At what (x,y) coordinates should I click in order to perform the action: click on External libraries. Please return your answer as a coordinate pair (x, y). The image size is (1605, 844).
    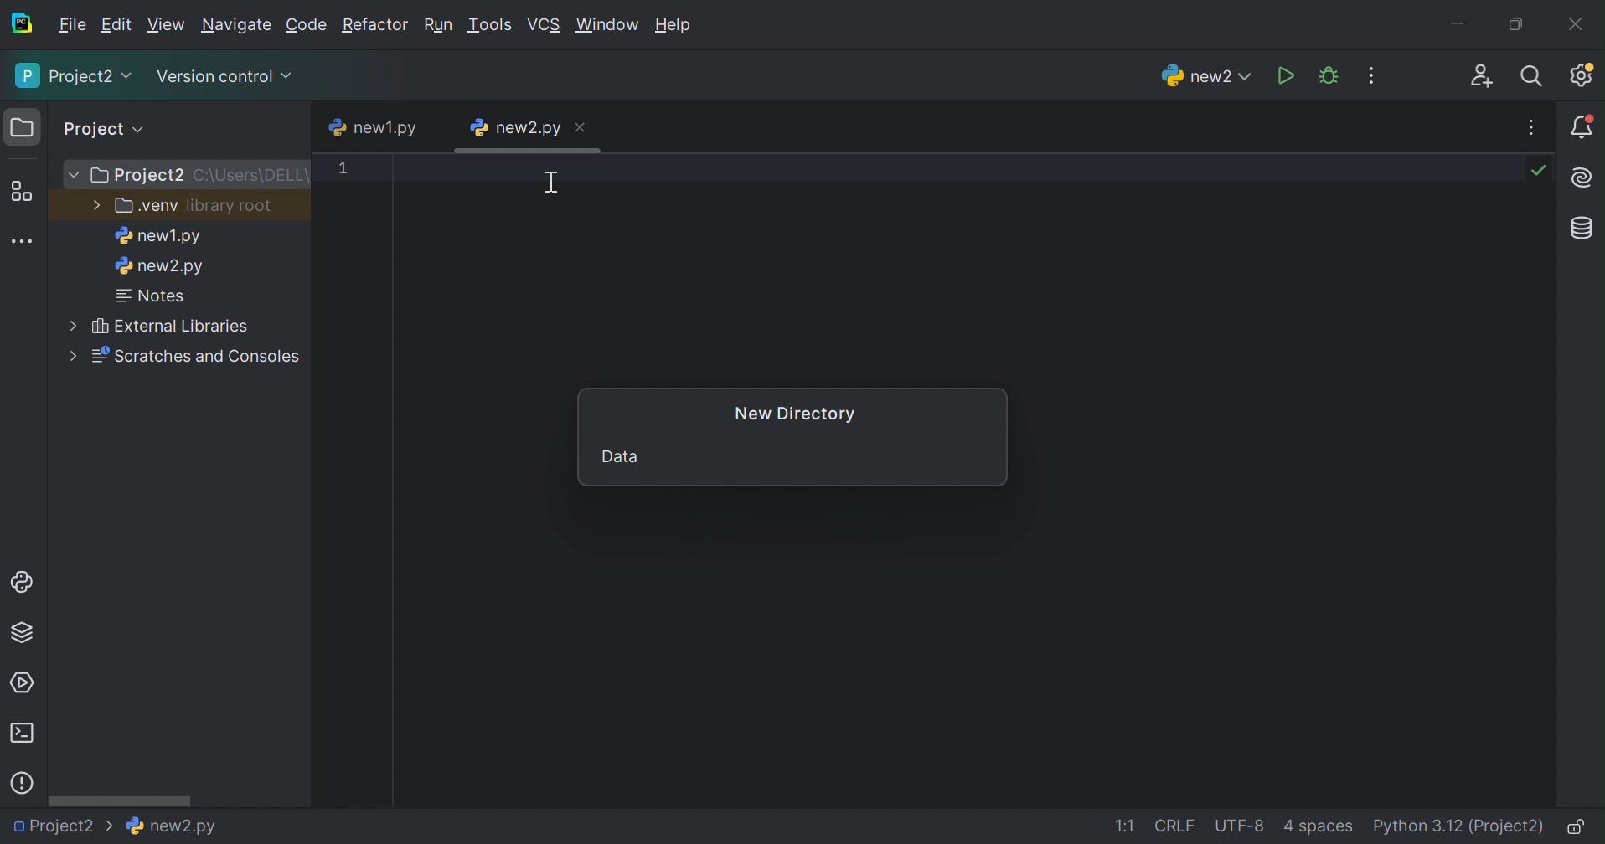
    Looking at the image, I should click on (170, 326).